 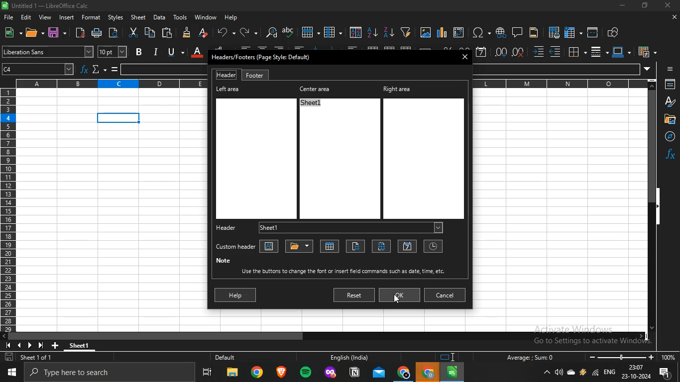 What do you see at coordinates (45, 17) in the screenshot?
I see `view` at bounding box center [45, 17].